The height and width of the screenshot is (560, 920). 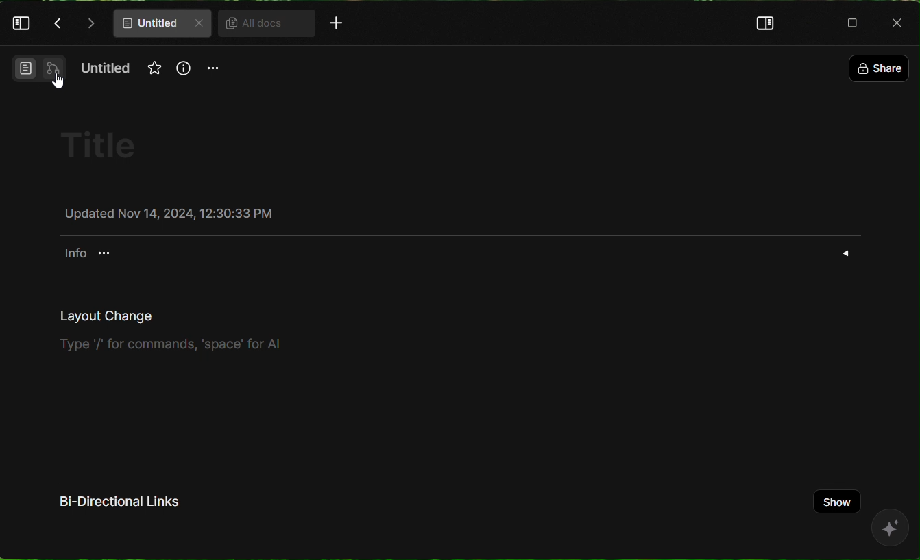 What do you see at coordinates (214, 73) in the screenshot?
I see `more` at bounding box center [214, 73].